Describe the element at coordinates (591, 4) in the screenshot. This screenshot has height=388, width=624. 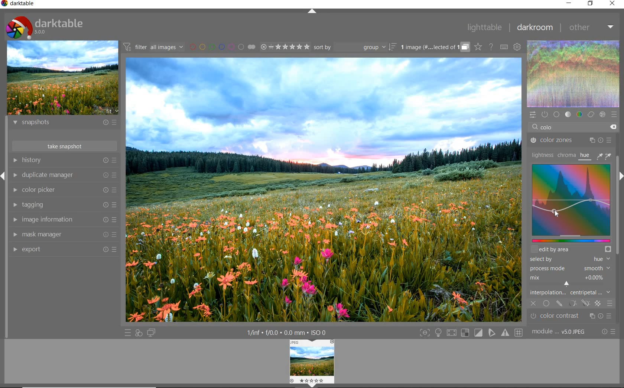
I see `restore` at that location.